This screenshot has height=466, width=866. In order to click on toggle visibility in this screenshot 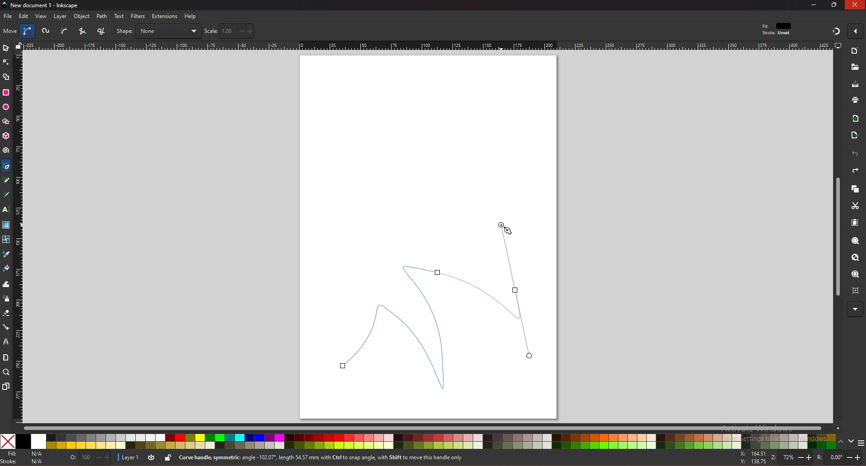, I will do `click(152, 457)`.